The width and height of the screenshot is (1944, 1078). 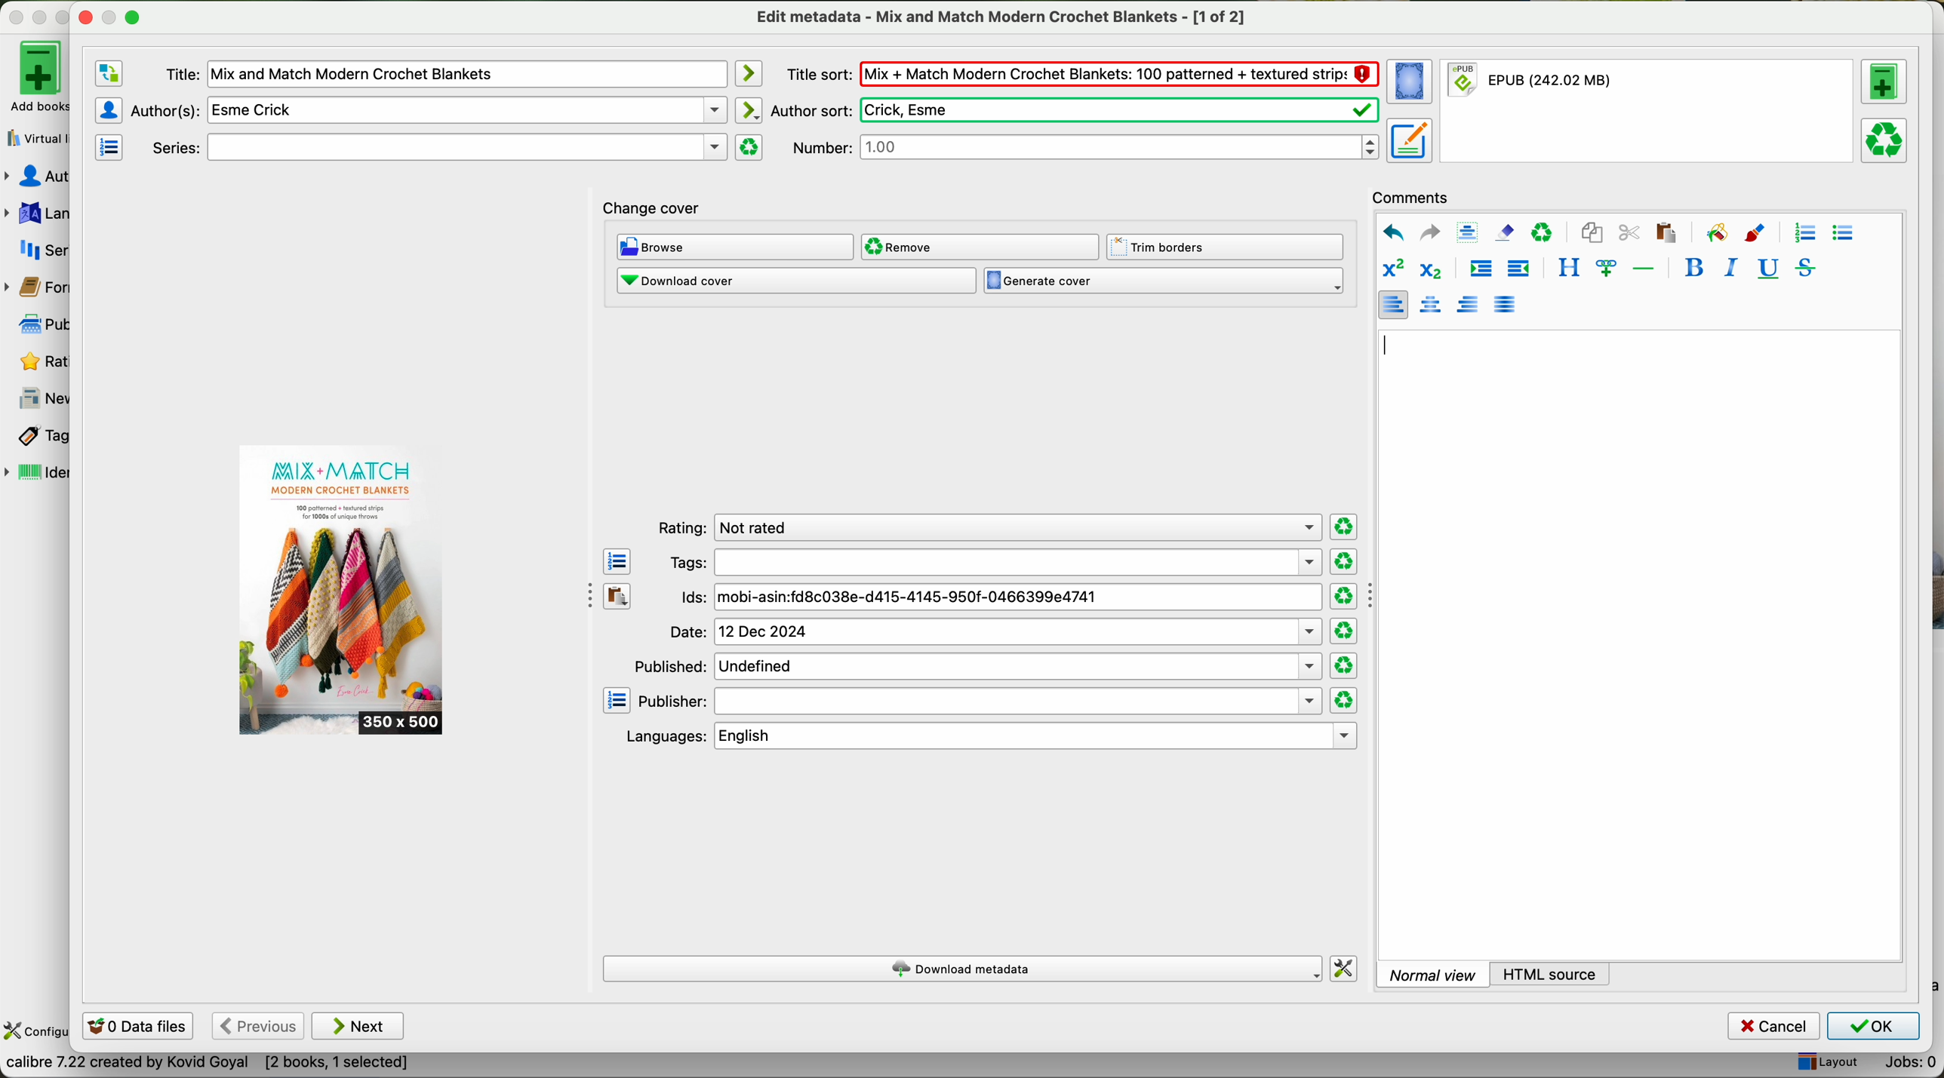 What do you see at coordinates (1164, 281) in the screenshot?
I see `generate cover` at bounding box center [1164, 281].